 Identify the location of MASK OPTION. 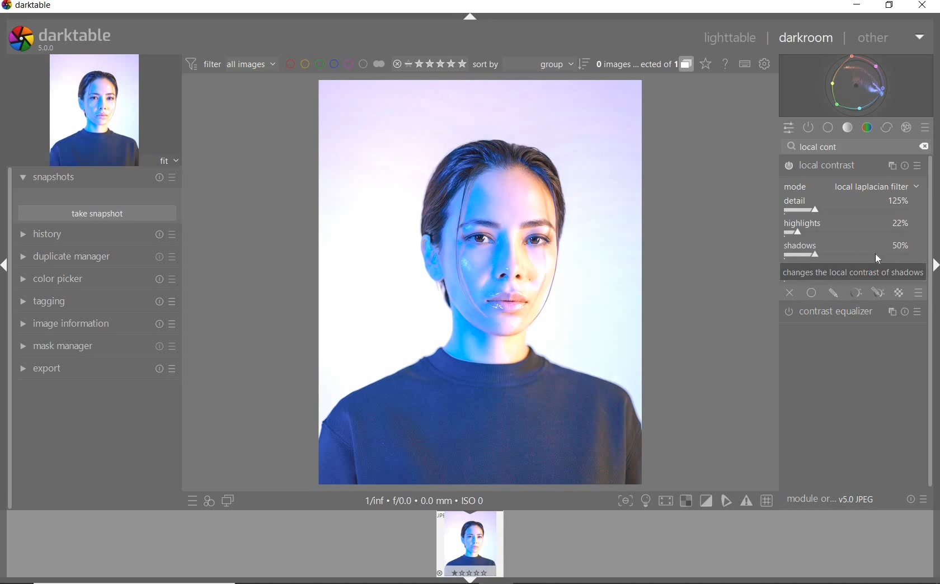
(857, 294).